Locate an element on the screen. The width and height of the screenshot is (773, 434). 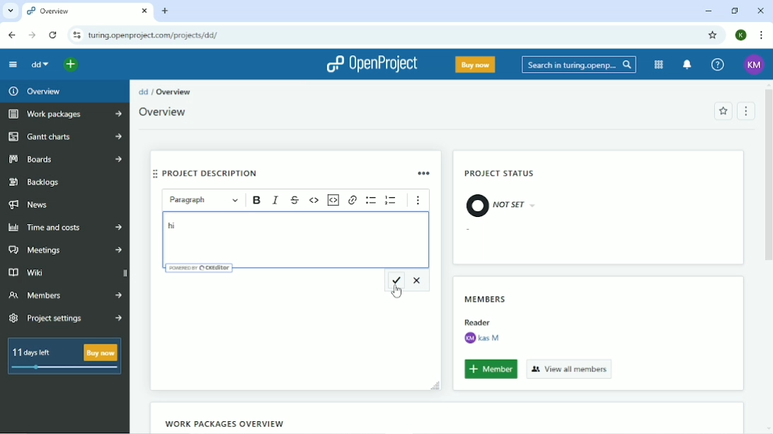
Forward is located at coordinates (32, 35).